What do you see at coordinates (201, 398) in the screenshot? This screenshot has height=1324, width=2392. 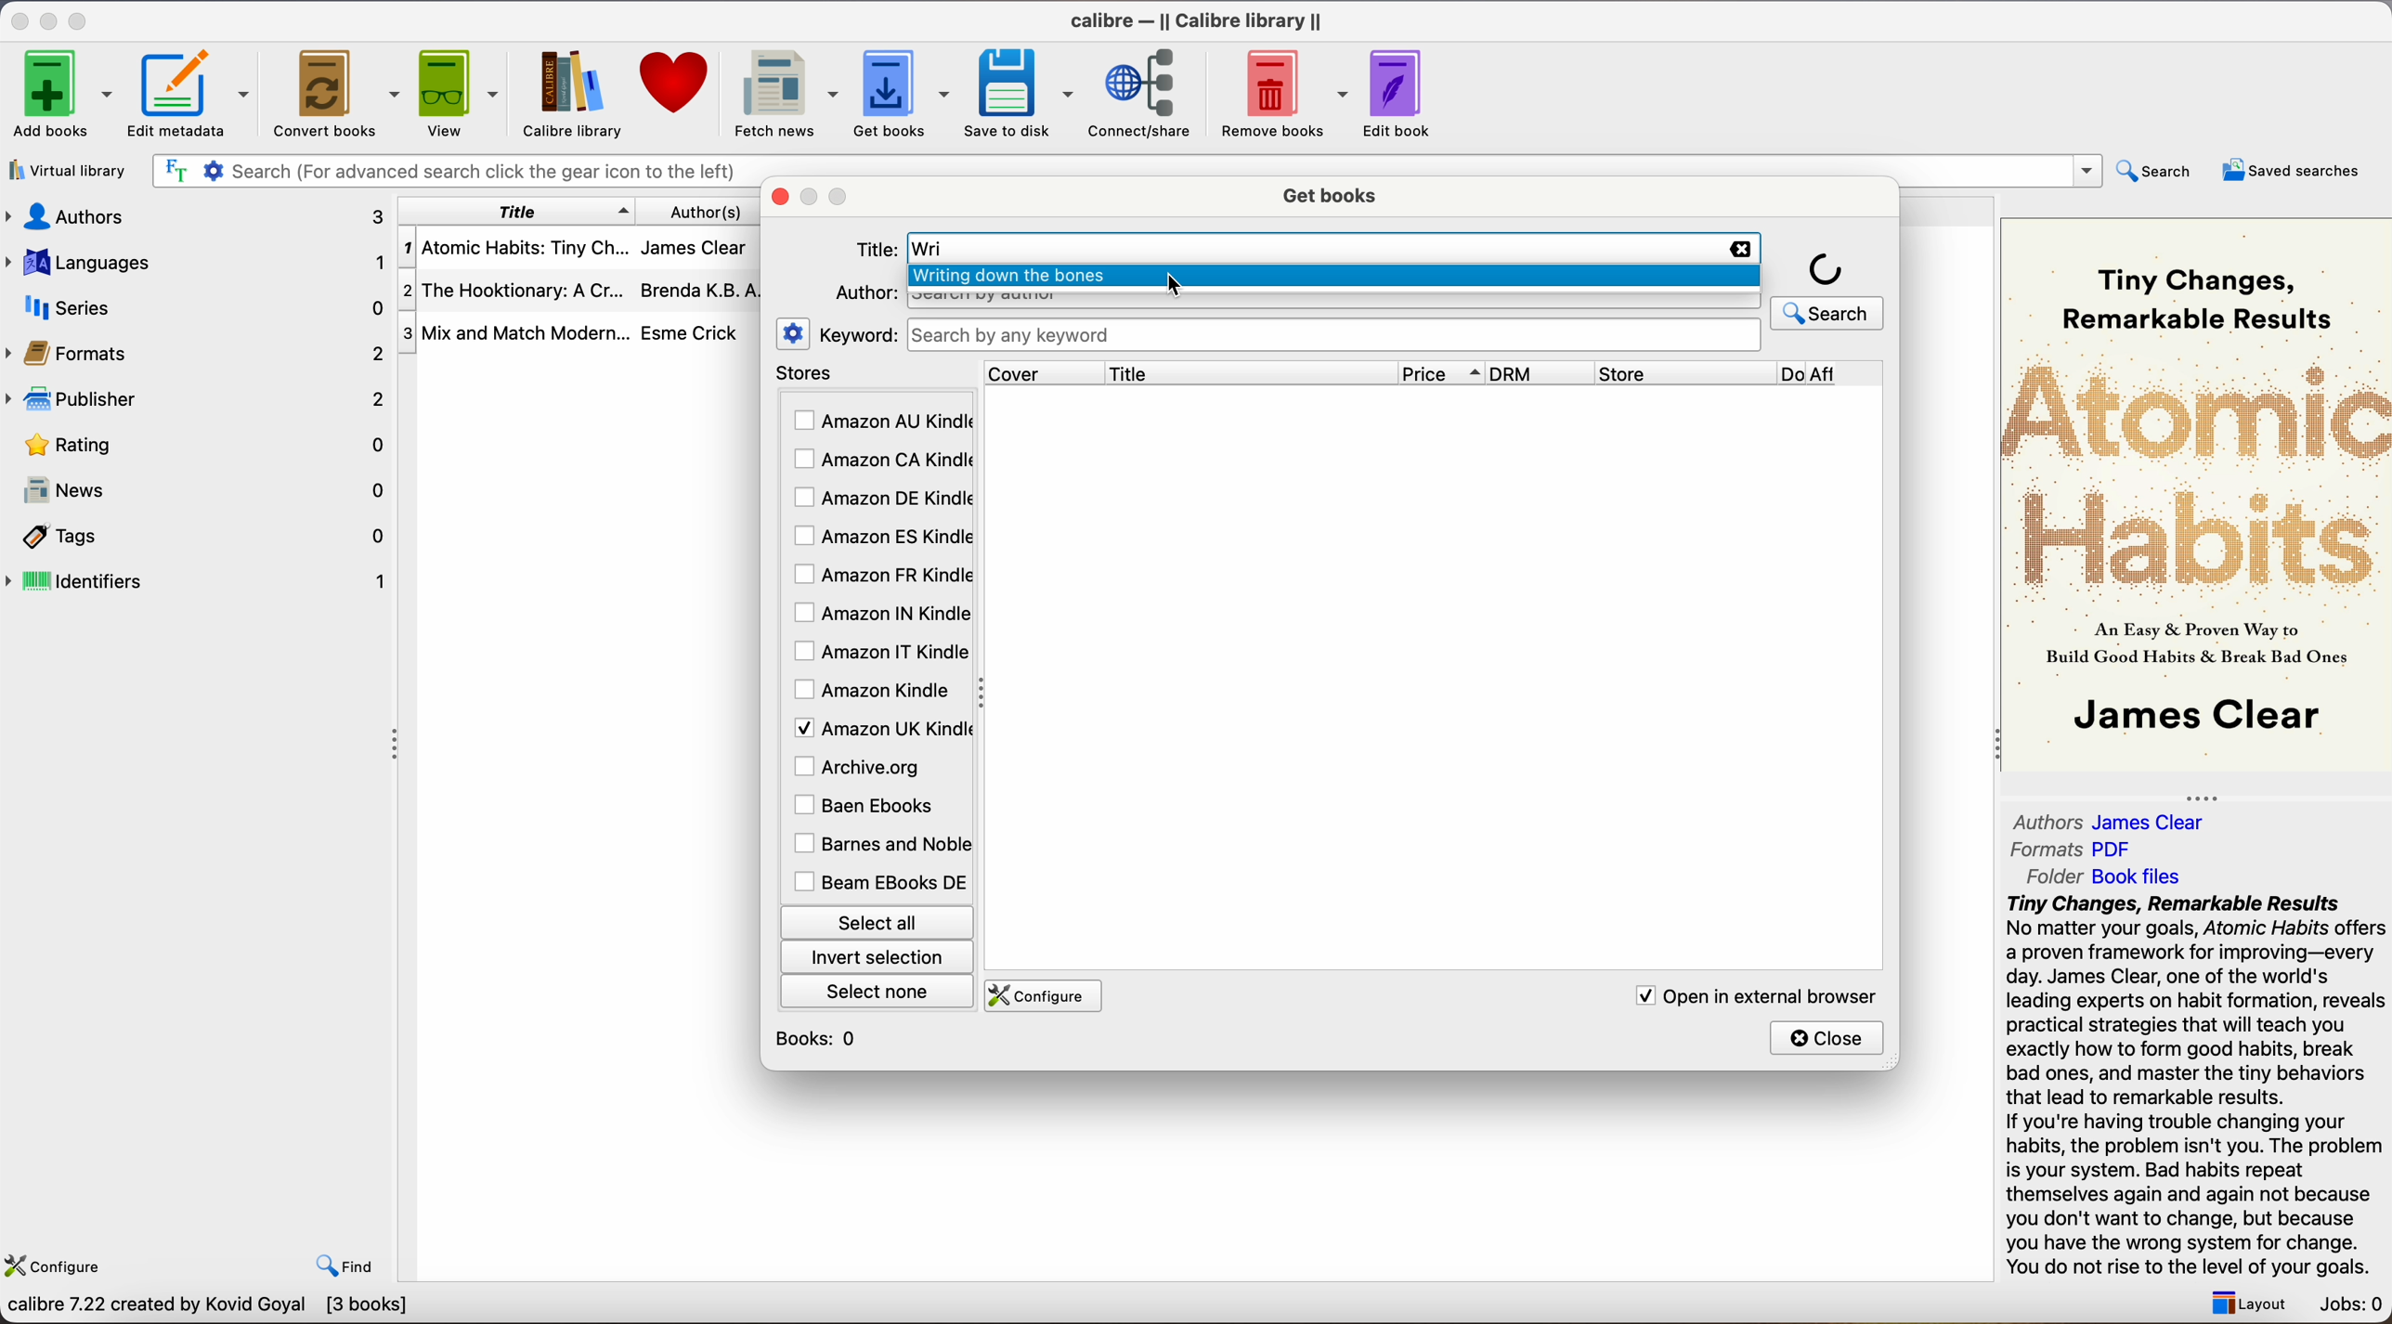 I see `publisher` at bounding box center [201, 398].